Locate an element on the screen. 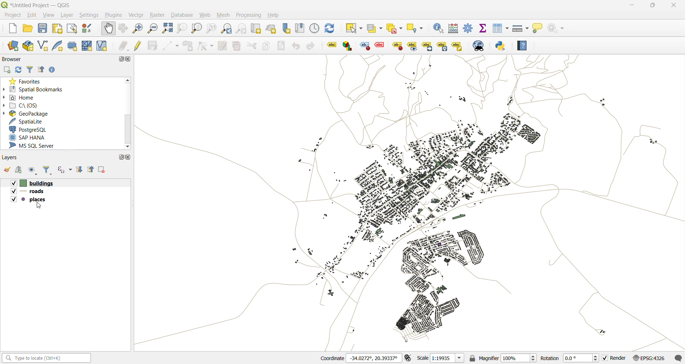 The width and height of the screenshot is (685, 364). maximize is located at coordinates (119, 59).